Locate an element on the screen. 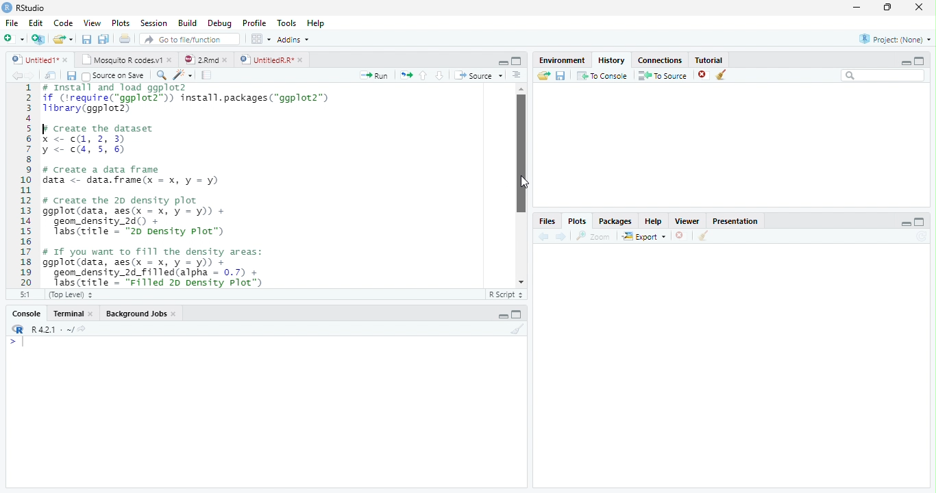 The width and height of the screenshot is (936, 493). show in window is located at coordinates (51, 76).